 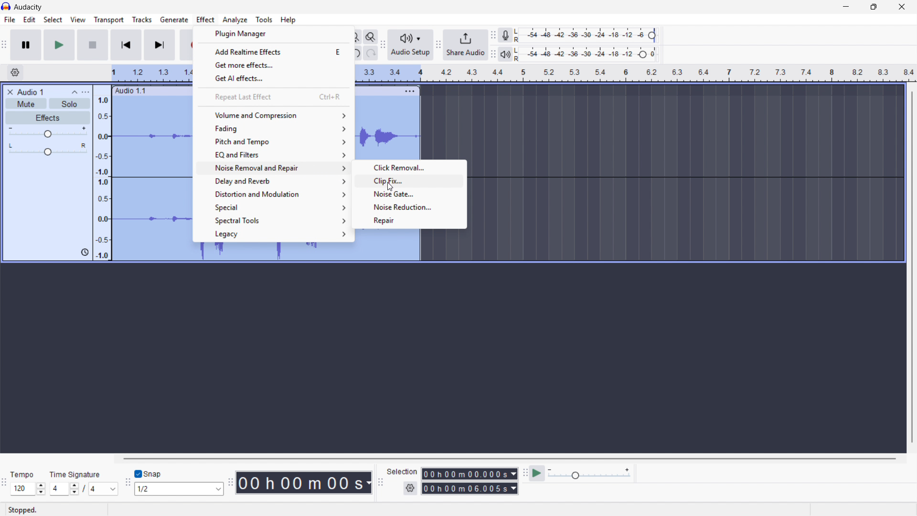 I want to click on Remove track , so click(x=11, y=92).